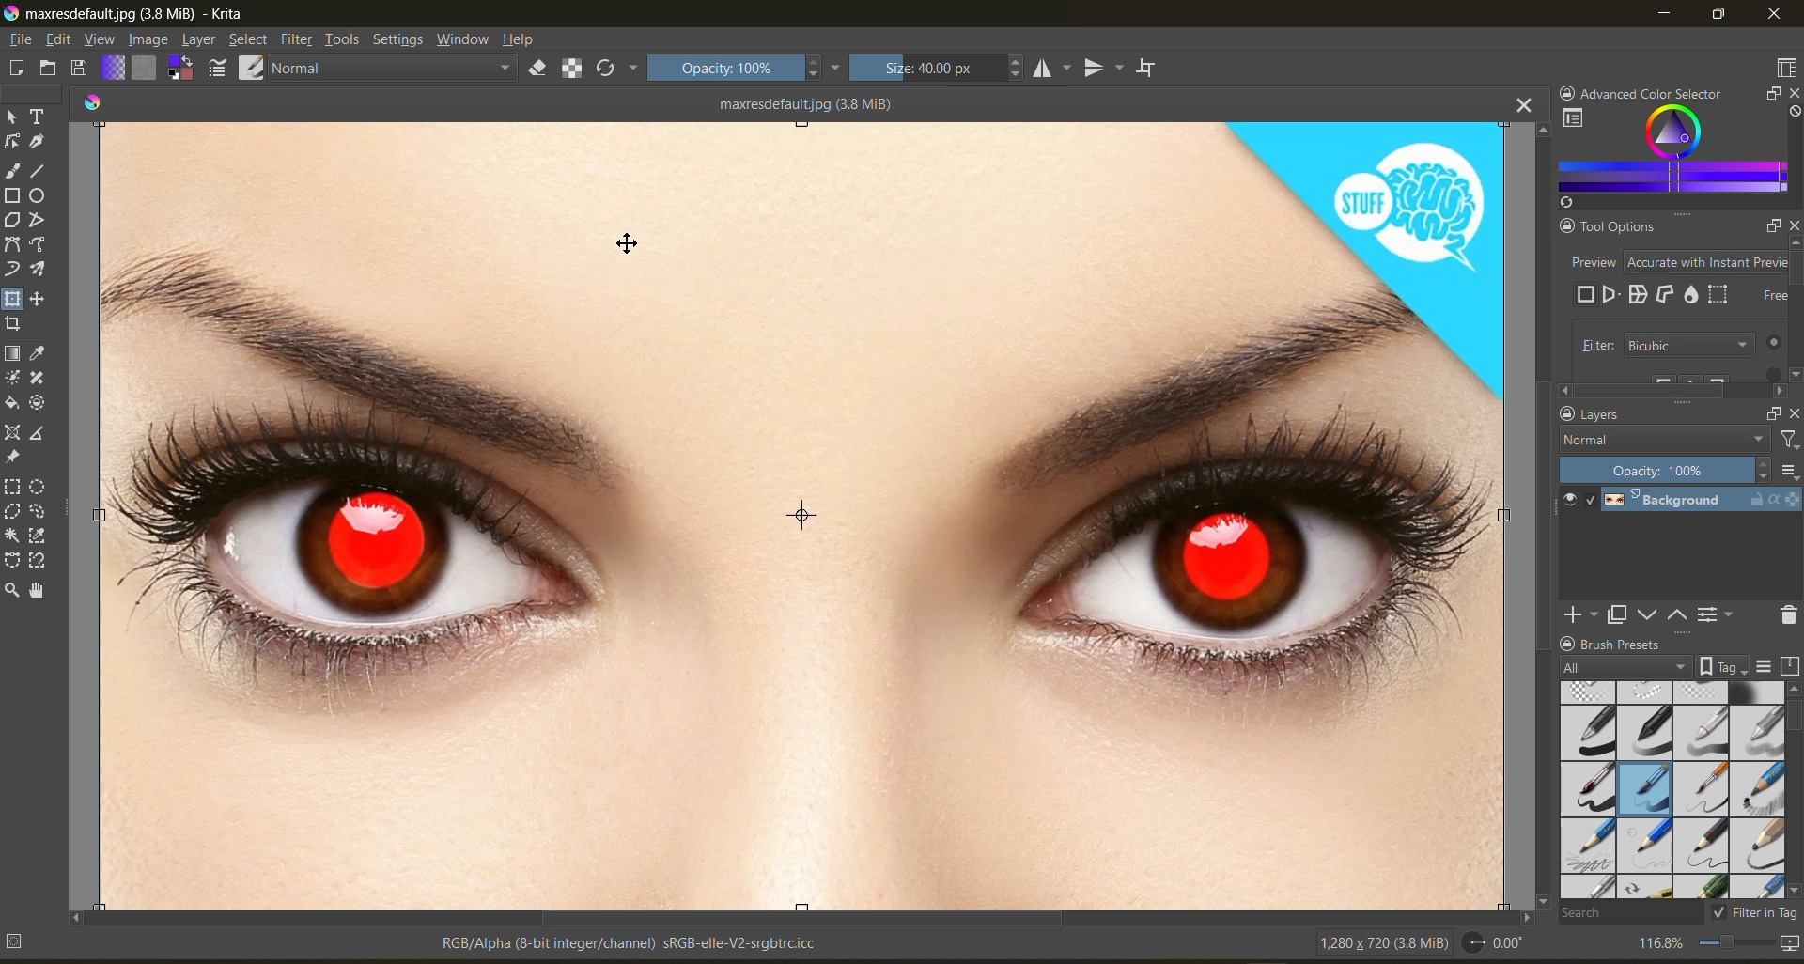 The image size is (1804, 964). What do you see at coordinates (1787, 942) in the screenshot?
I see `map the canvas` at bounding box center [1787, 942].